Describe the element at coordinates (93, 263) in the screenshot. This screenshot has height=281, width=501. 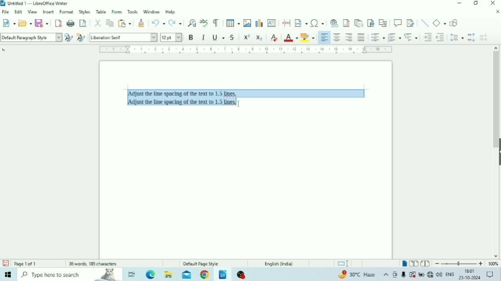
I see `Number of words and characters` at that location.